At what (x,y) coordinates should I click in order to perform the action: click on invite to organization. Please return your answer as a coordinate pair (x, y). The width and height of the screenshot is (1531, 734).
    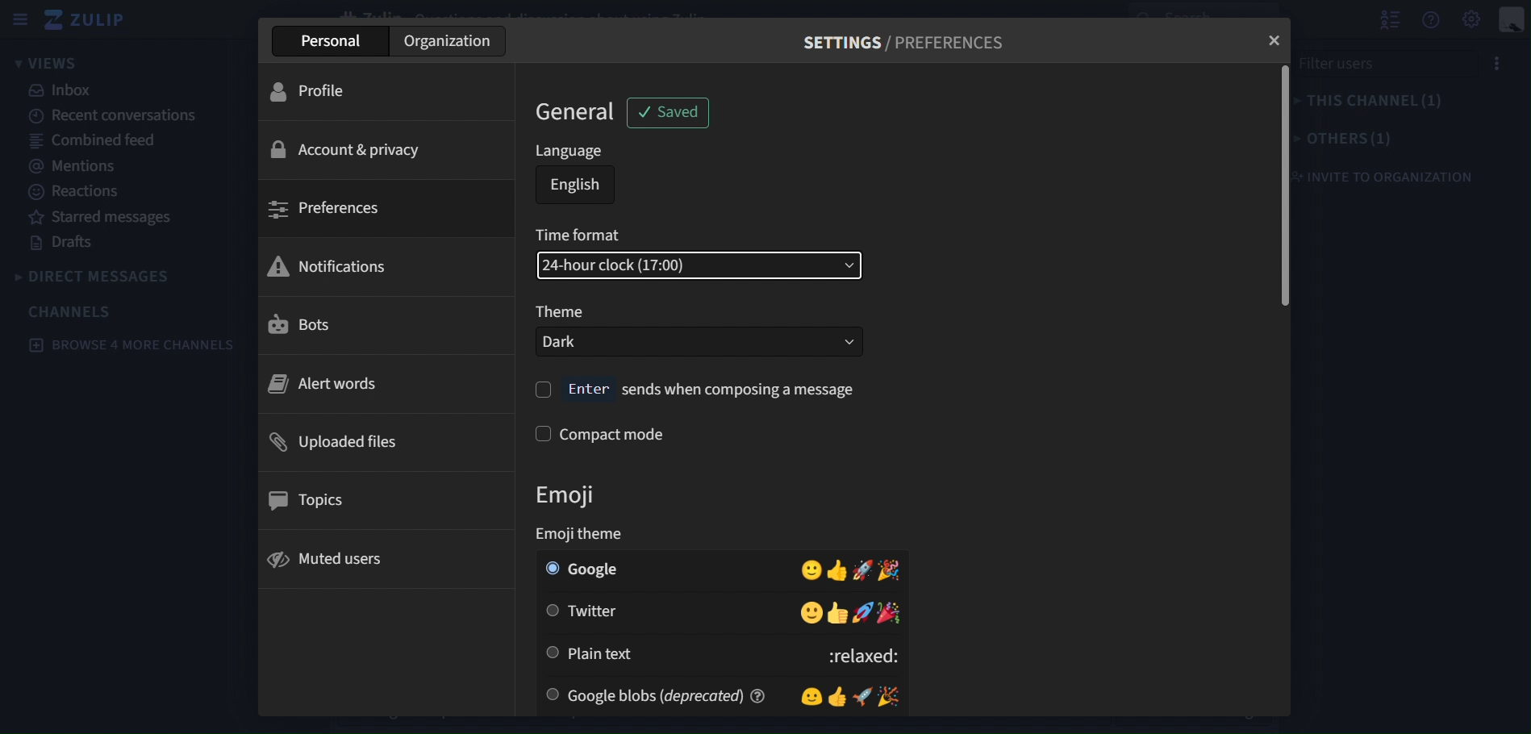
    Looking at the image, I should click on (1394, 176).